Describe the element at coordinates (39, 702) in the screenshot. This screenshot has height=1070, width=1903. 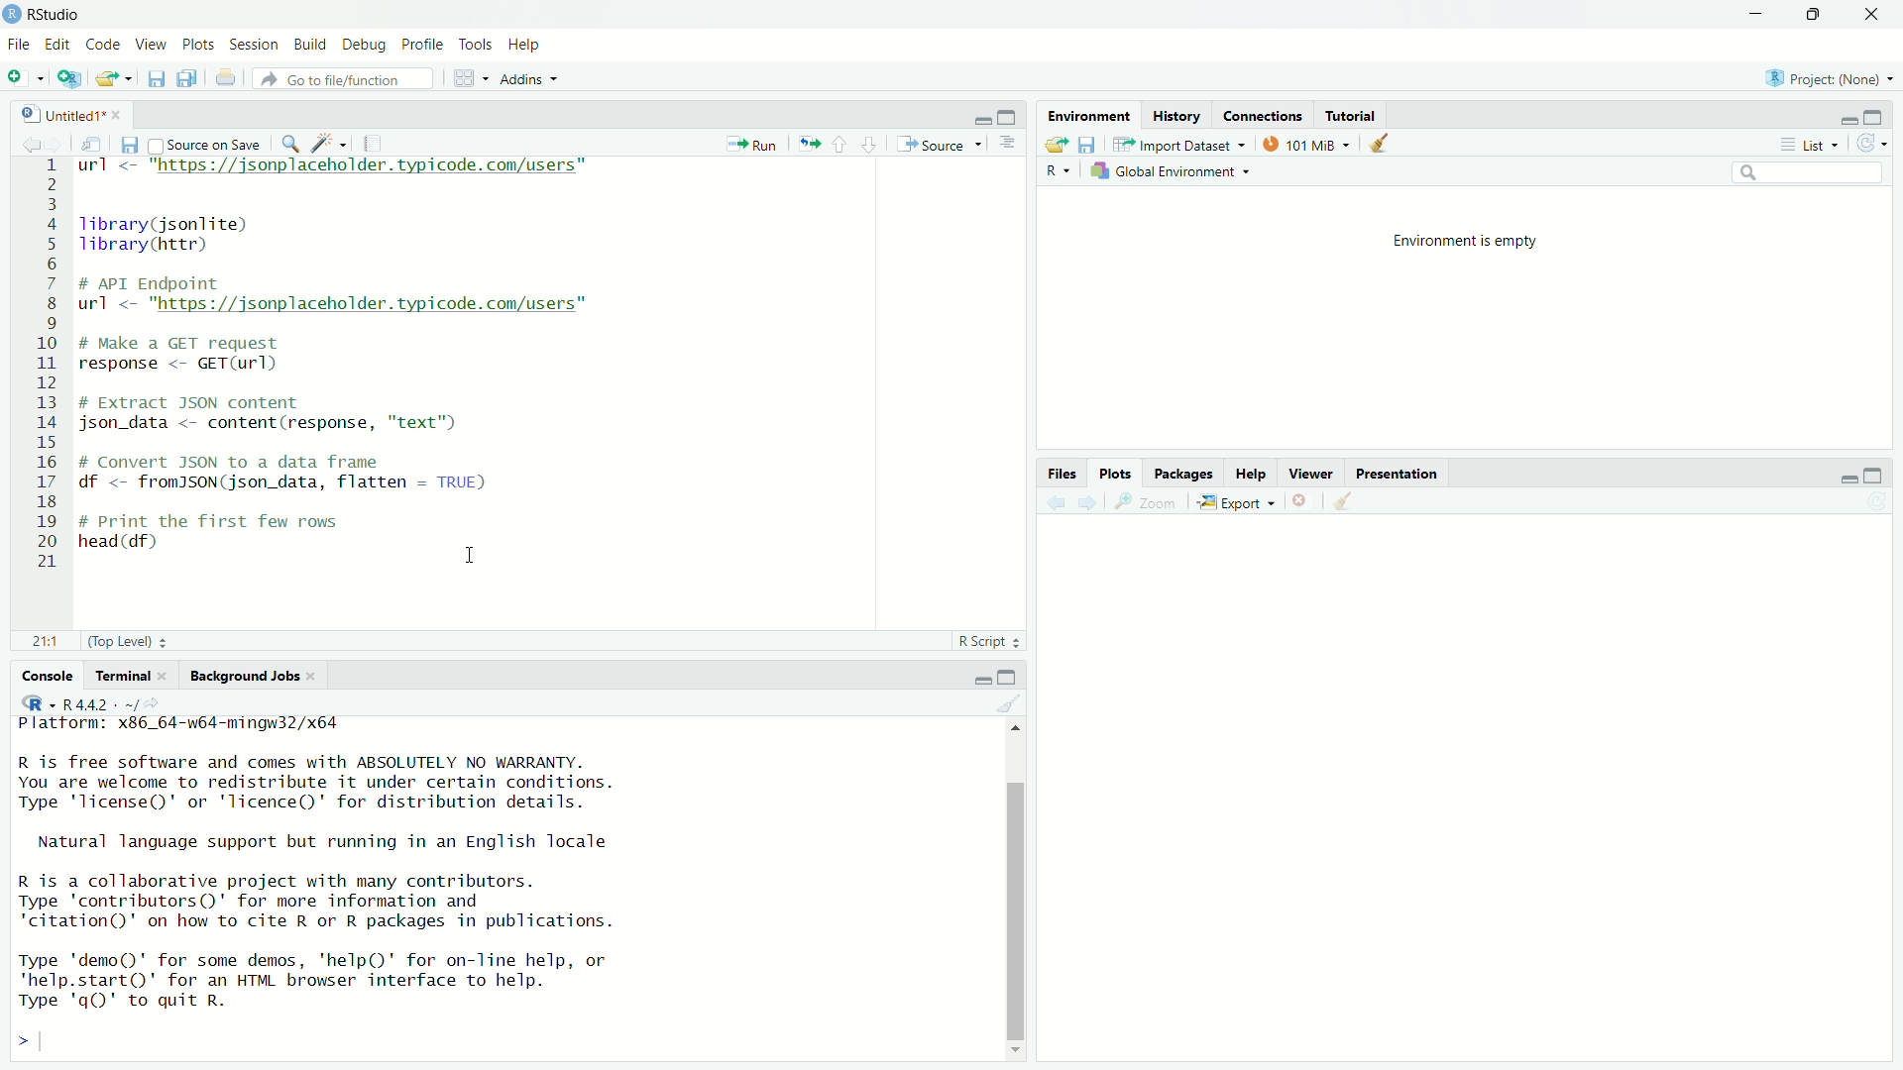
I see `R Icon` at that location.